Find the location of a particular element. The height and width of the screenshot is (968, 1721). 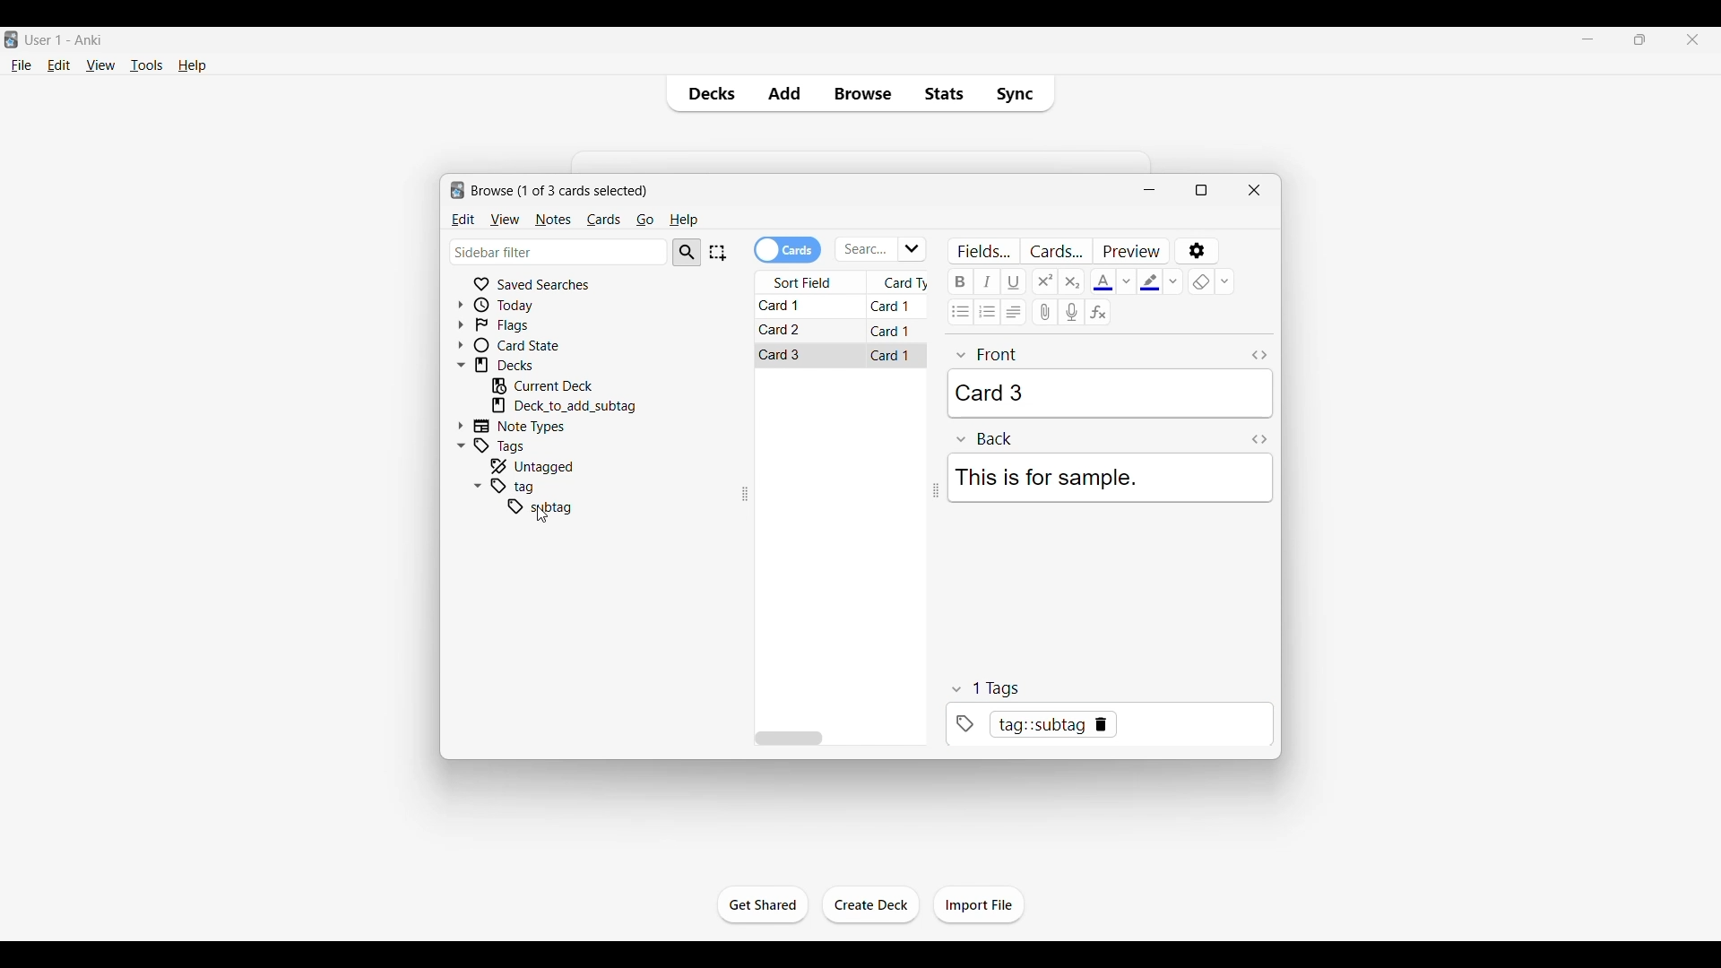

Click to type in search is located at coordinates (866, 250).